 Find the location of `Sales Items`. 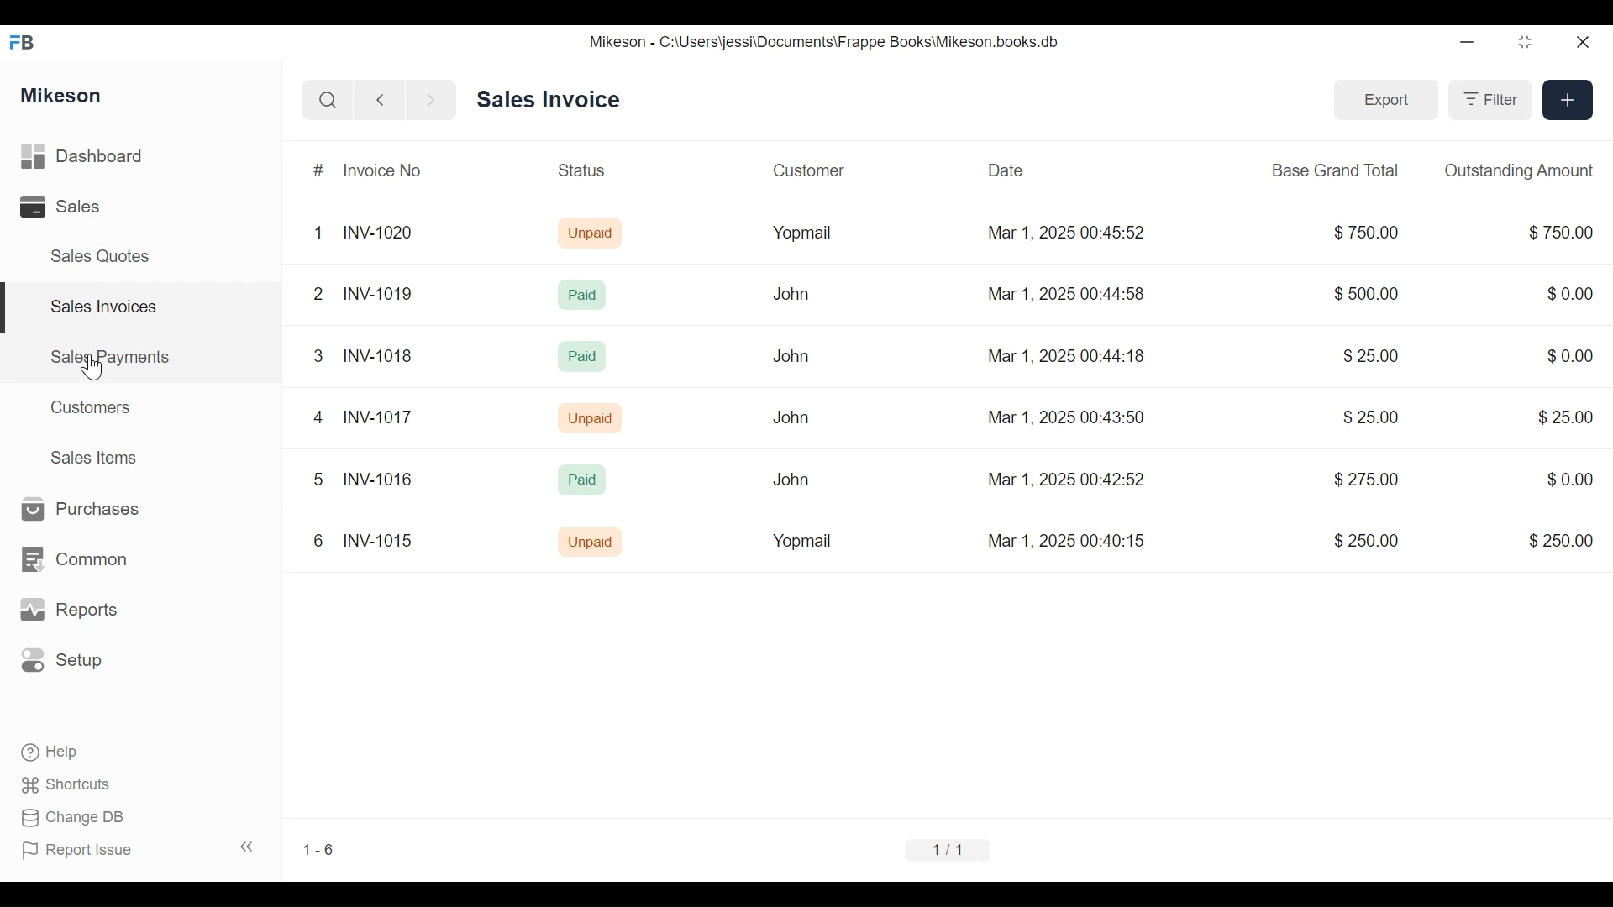

Sales Items is located at coordinates (102, 459).